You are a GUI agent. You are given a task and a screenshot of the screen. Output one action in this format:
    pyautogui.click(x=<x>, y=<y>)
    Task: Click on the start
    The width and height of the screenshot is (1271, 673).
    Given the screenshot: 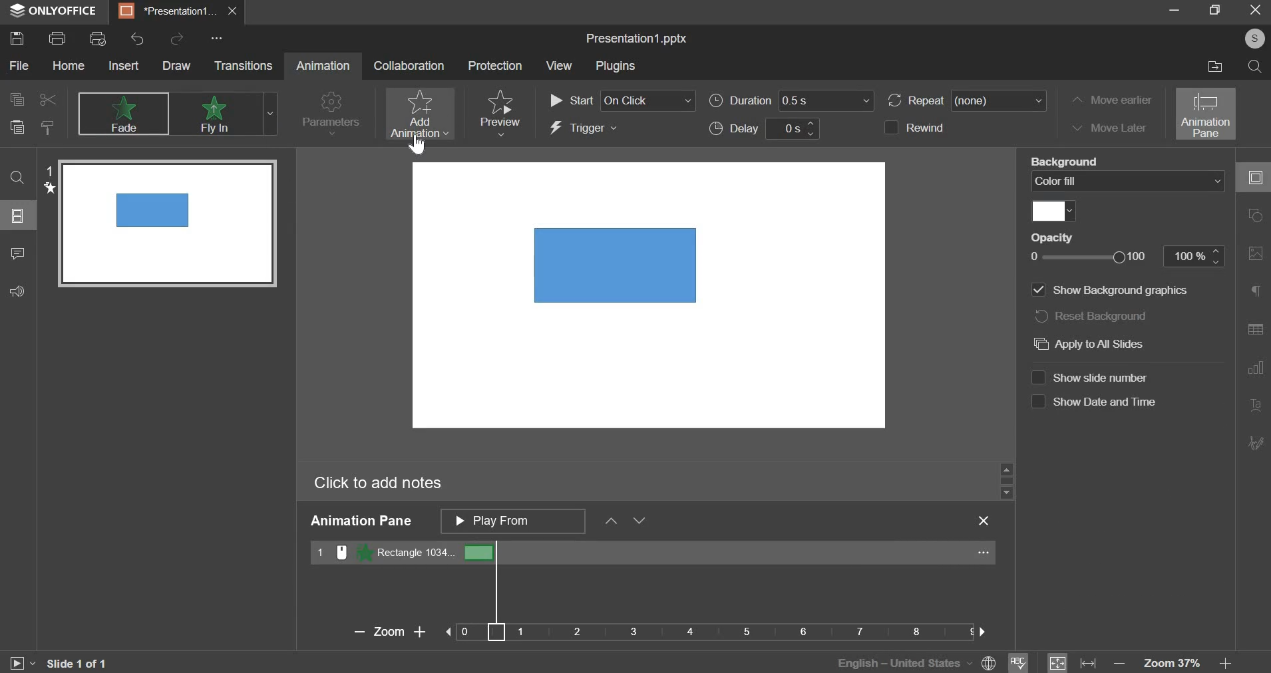 What is the action you would take?
    pyautogui.click(x=623, y=99)
    